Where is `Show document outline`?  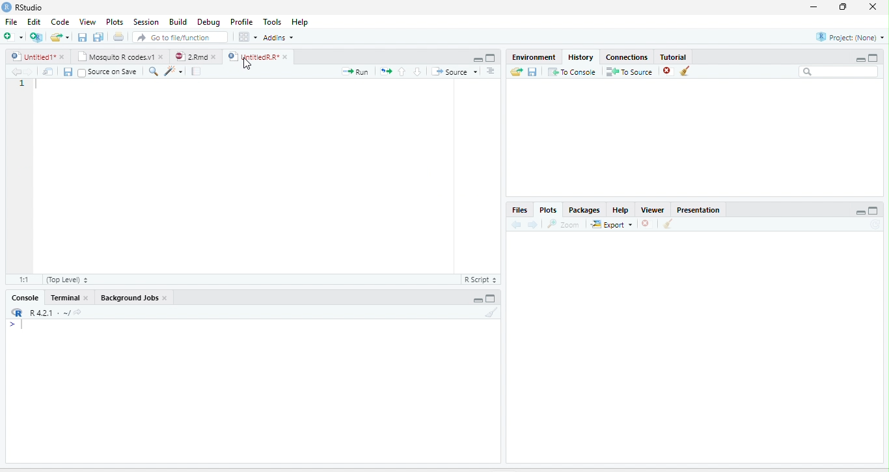 Show document outline is located at coordinates (491, 71).